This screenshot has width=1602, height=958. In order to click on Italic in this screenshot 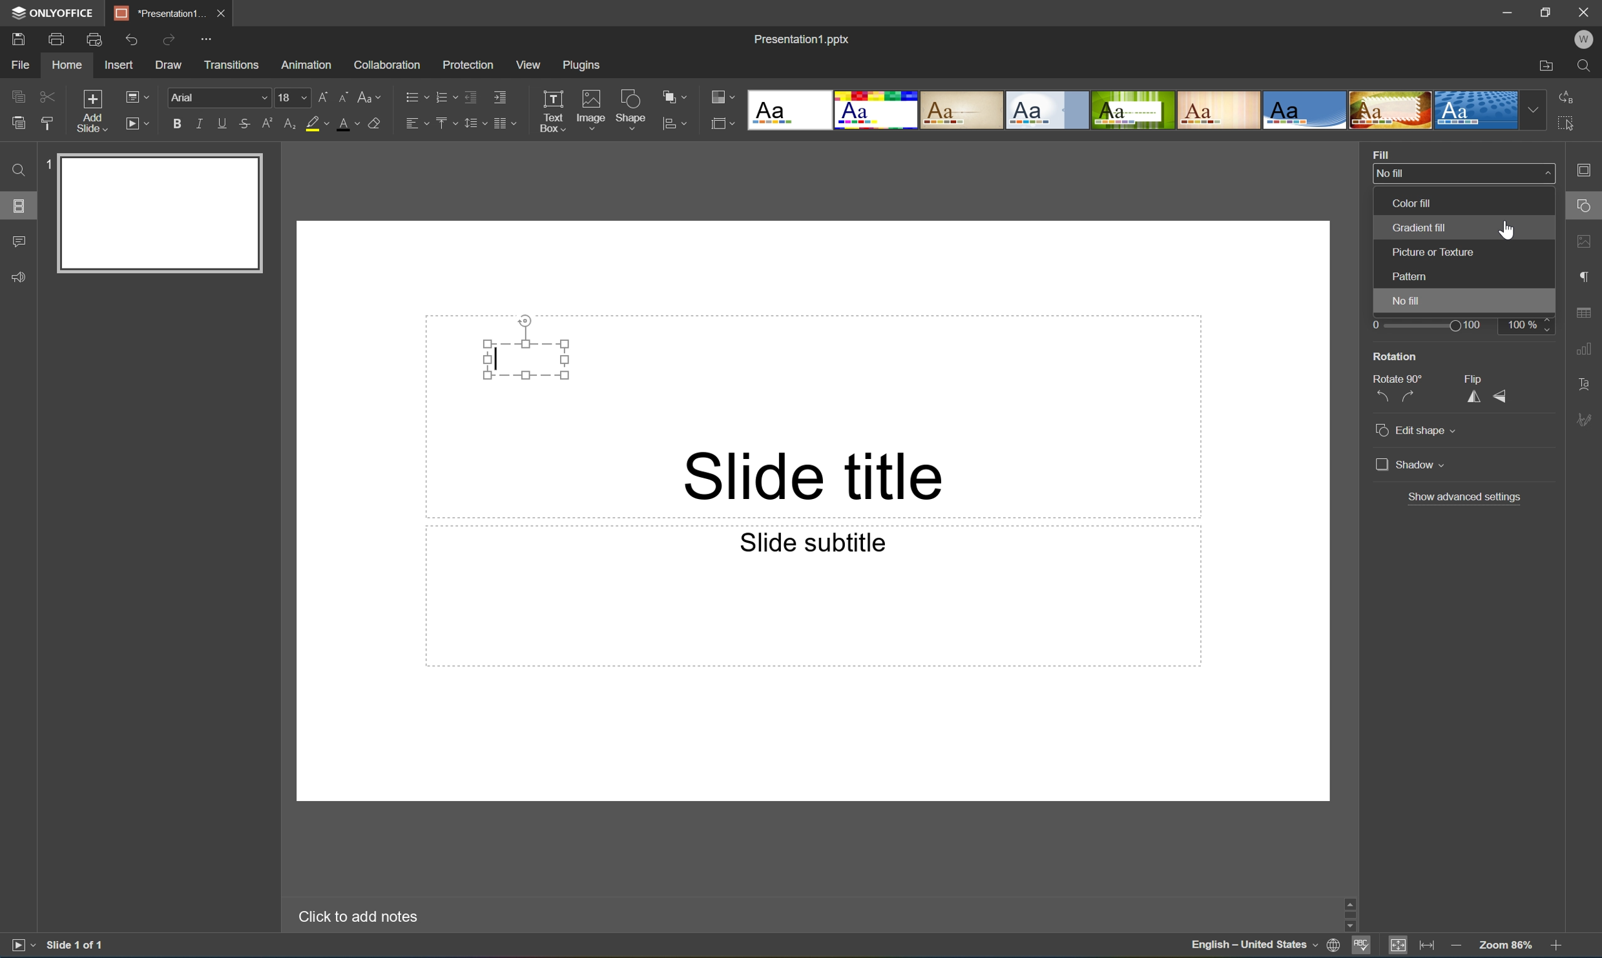, I will do `click(198, 124)`.